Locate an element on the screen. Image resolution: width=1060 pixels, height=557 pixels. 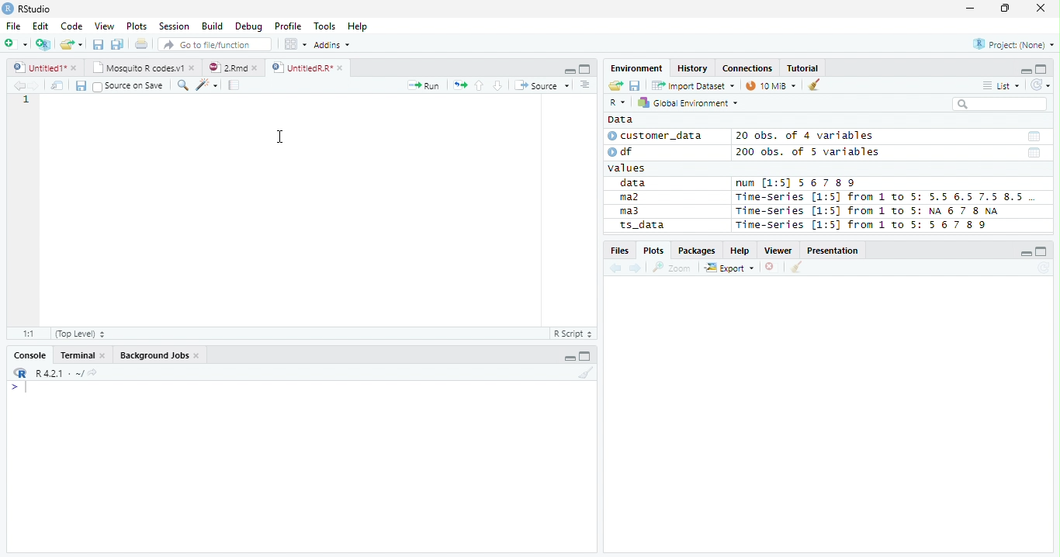
Save is located at coordinates (80, 85).